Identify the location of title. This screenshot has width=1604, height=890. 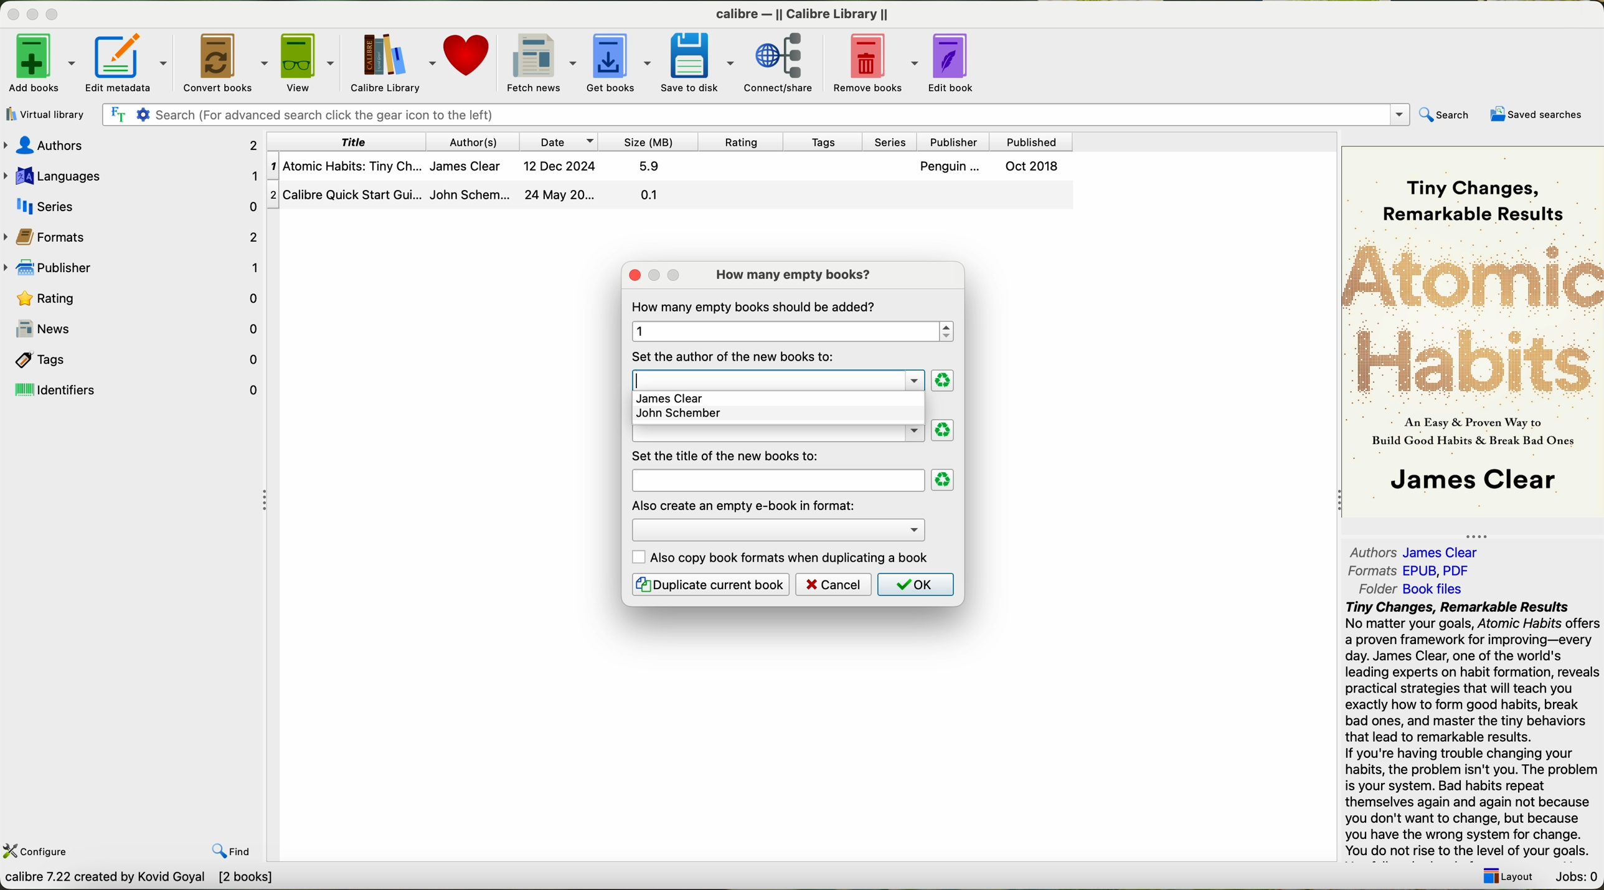
(776, 480).